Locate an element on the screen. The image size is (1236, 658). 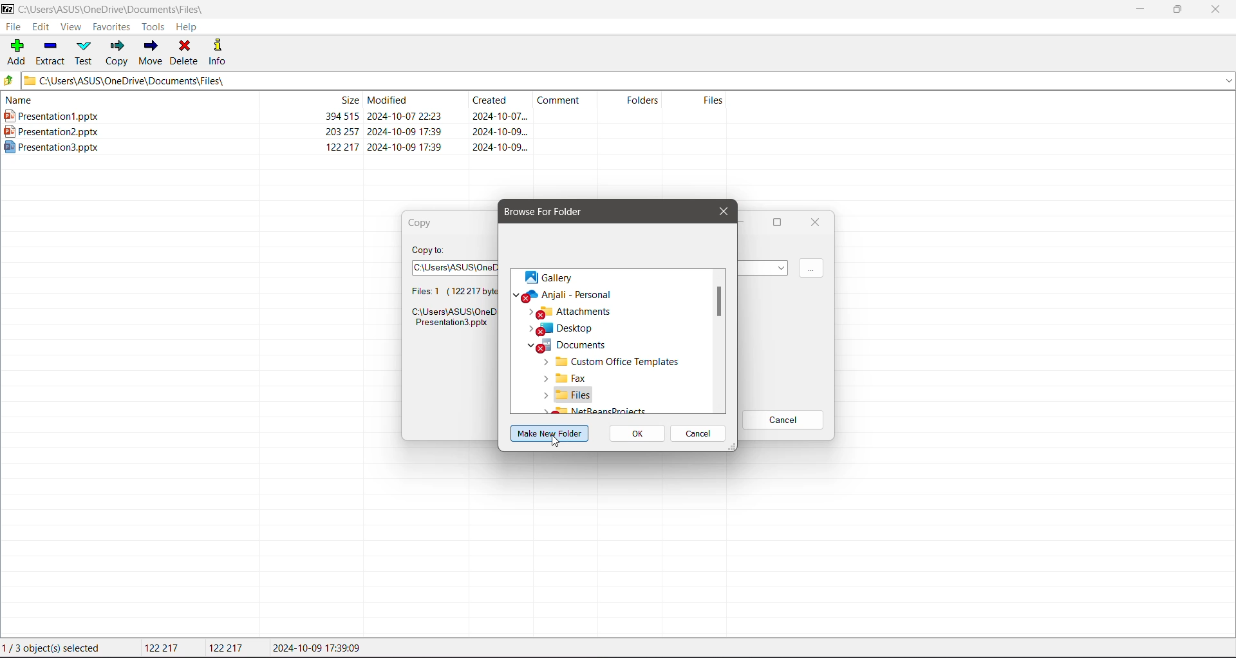
Maximize is located at coordinates (775, 223).